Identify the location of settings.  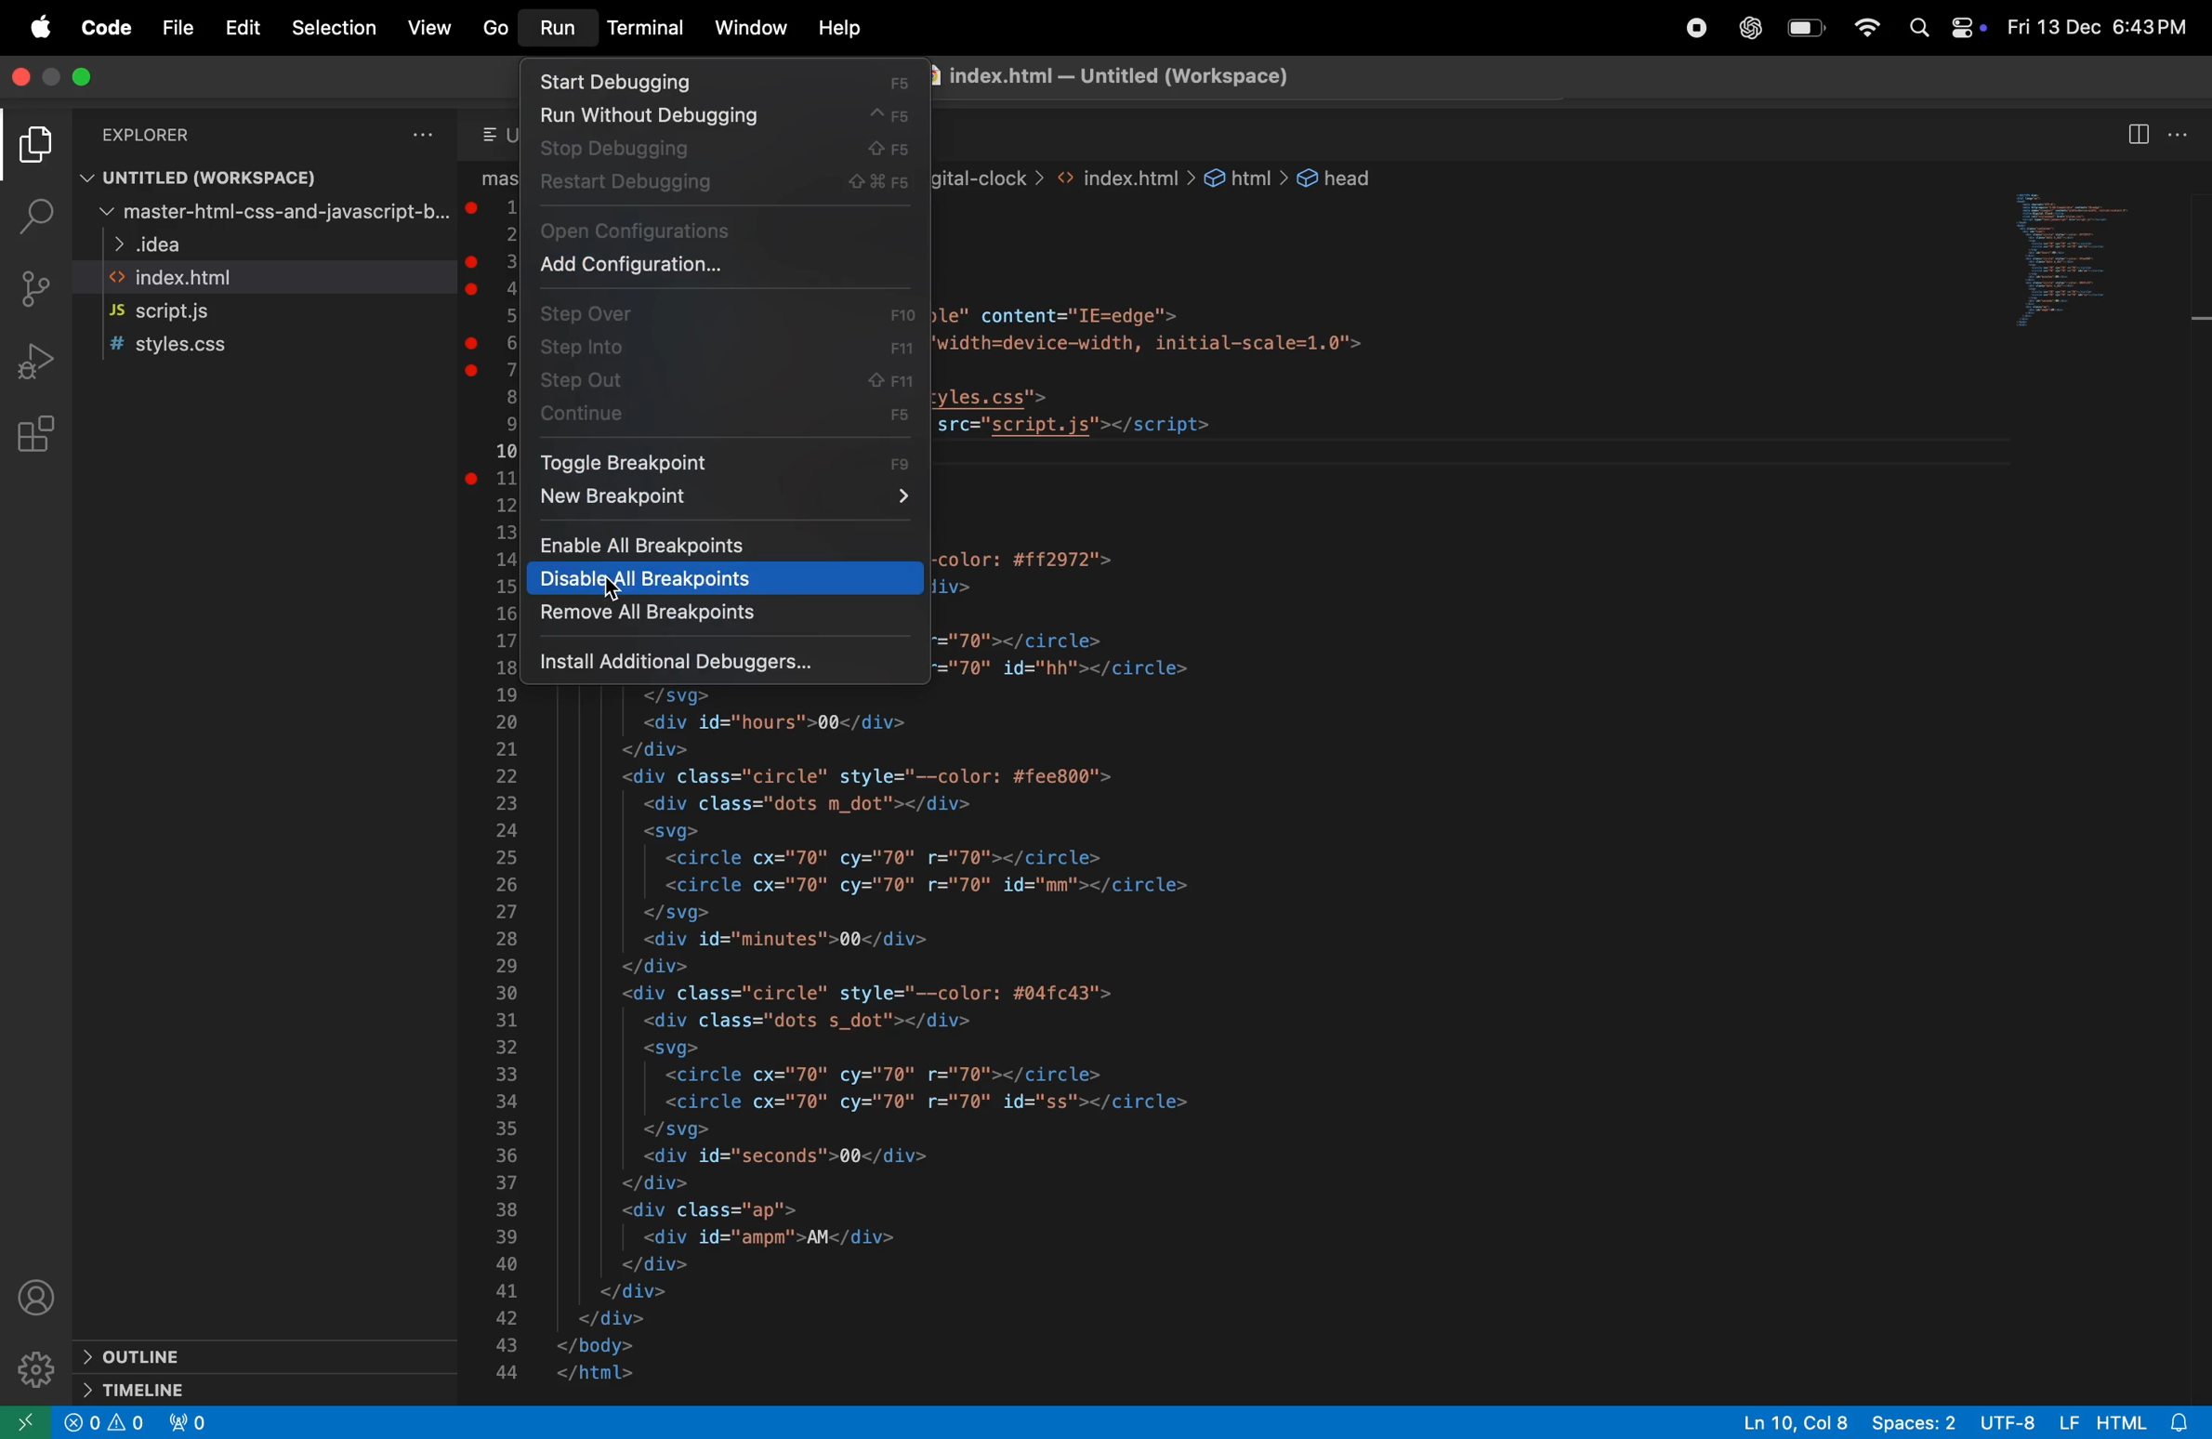
(33, 1369).